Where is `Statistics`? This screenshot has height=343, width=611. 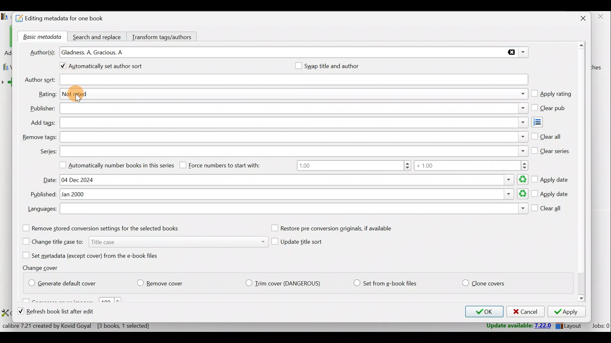 Statistics is located at coordinates (88, 326).